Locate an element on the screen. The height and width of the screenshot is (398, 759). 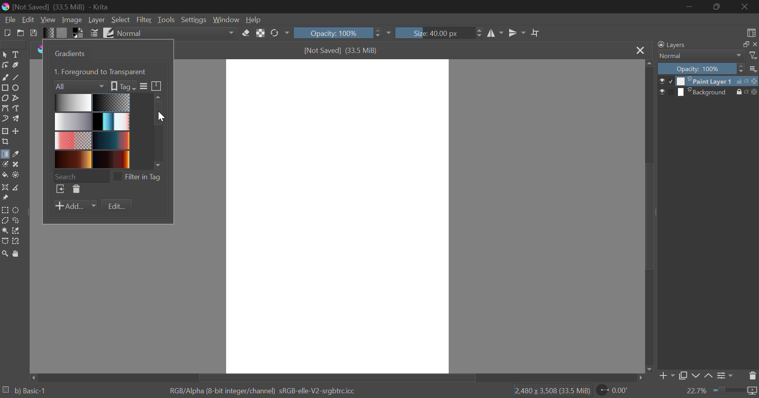
Freehand Path Tool is located at coordinates (17, 109).